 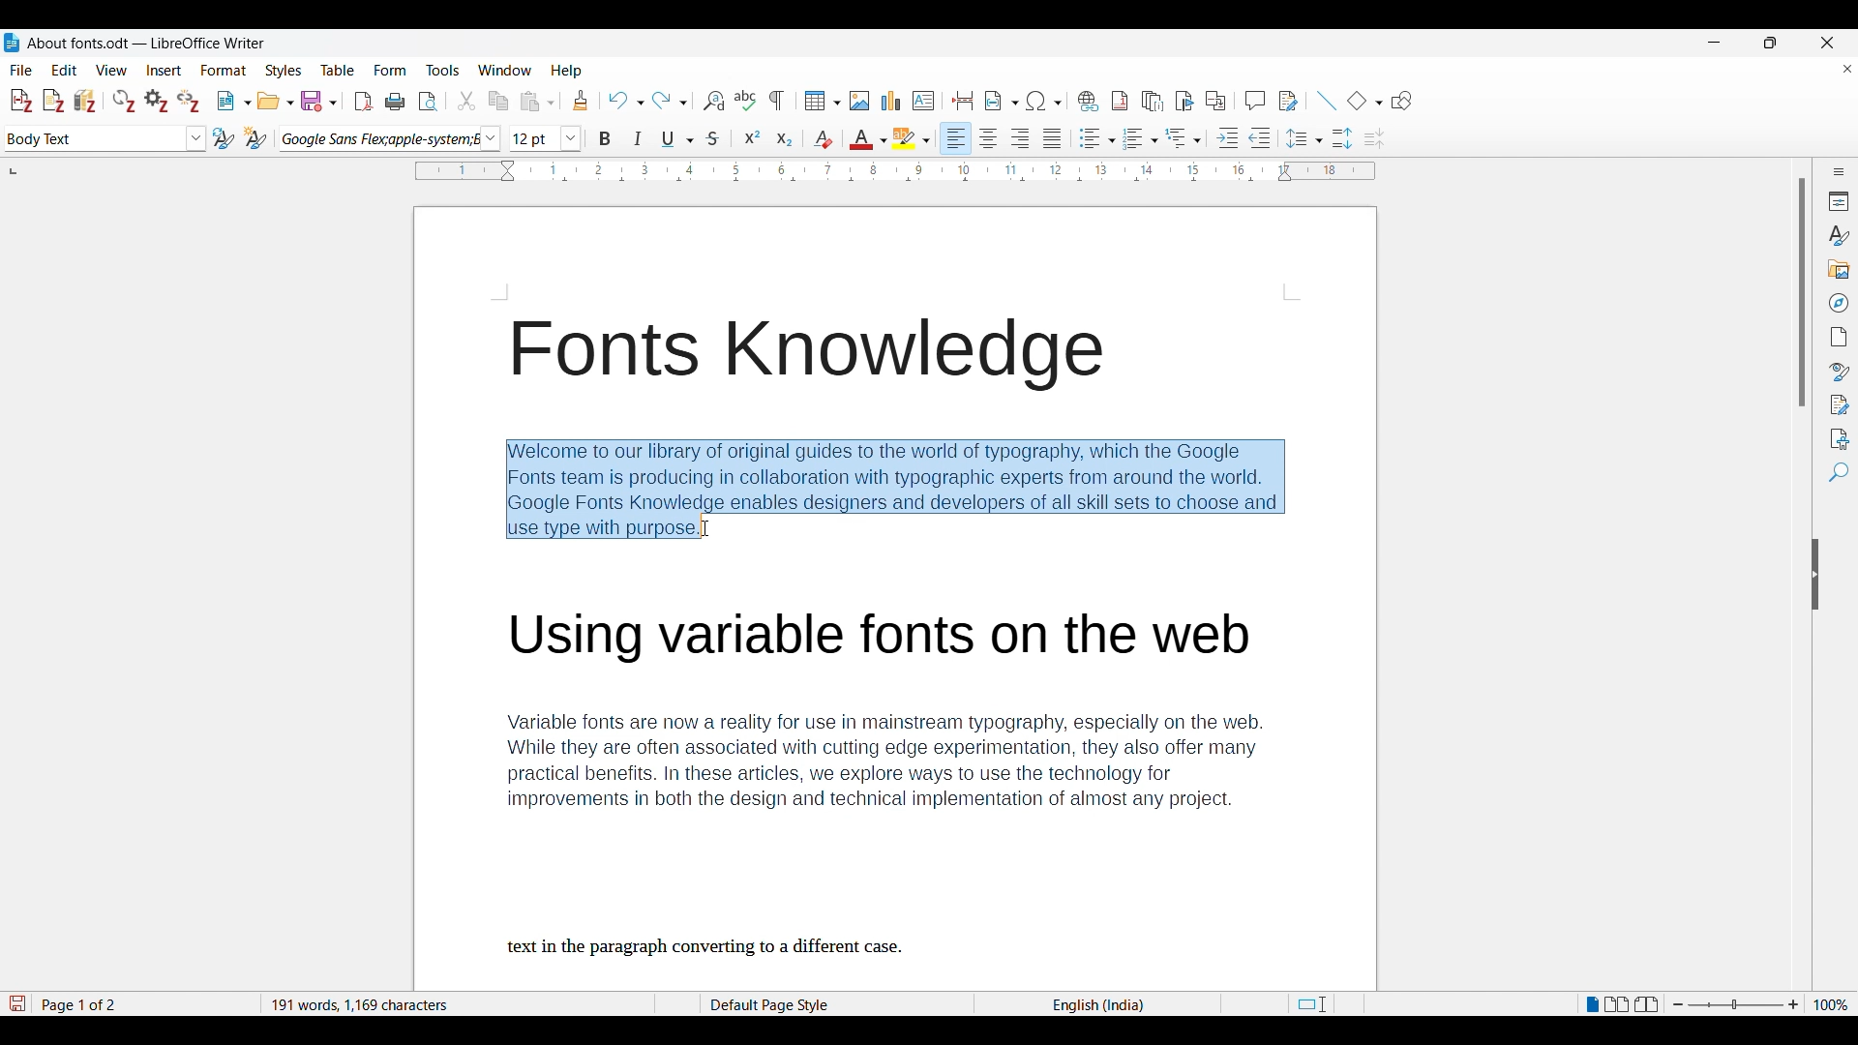 I want to click on Insert comment, so click(x=1255, y=101).